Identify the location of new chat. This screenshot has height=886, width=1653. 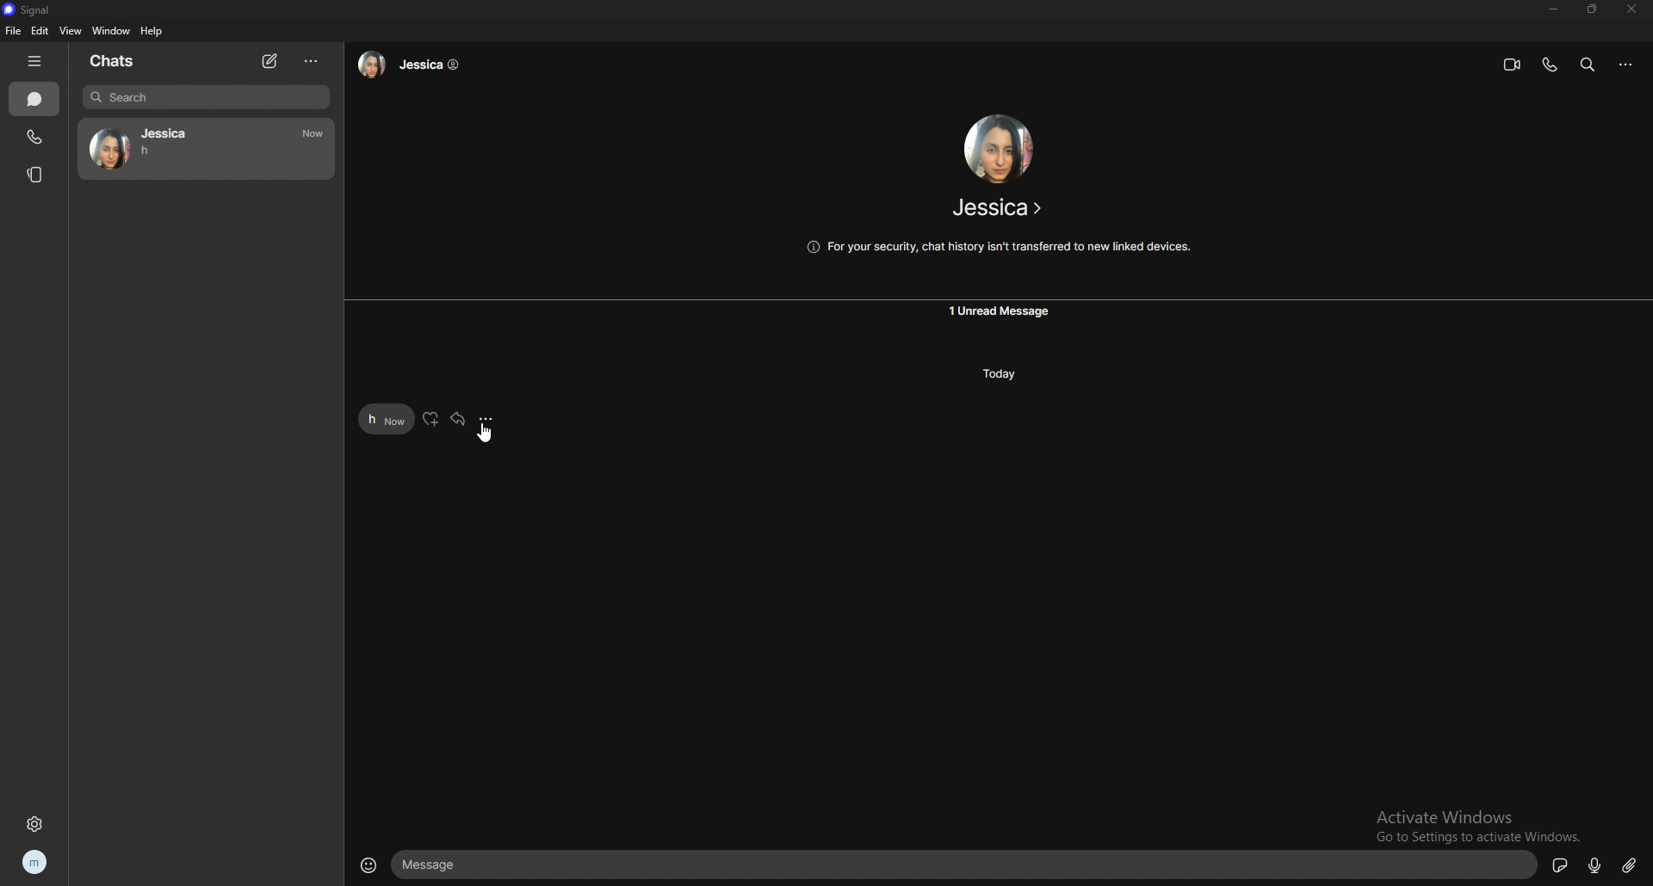
(270, 61).